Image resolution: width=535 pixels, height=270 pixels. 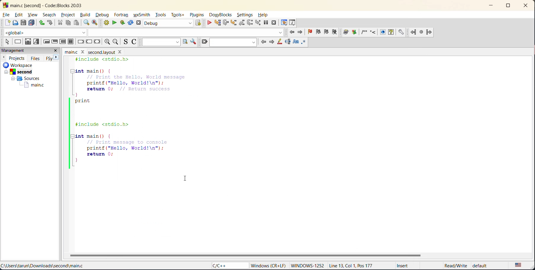 What do you see at coordinates (400, 266) in the screenshot?
I see `Insert` at bounding box center [400, 266].